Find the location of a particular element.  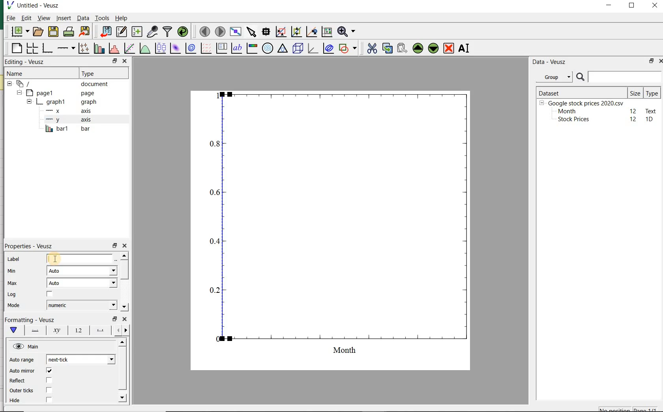

Help is located at coordinates (122, 19).